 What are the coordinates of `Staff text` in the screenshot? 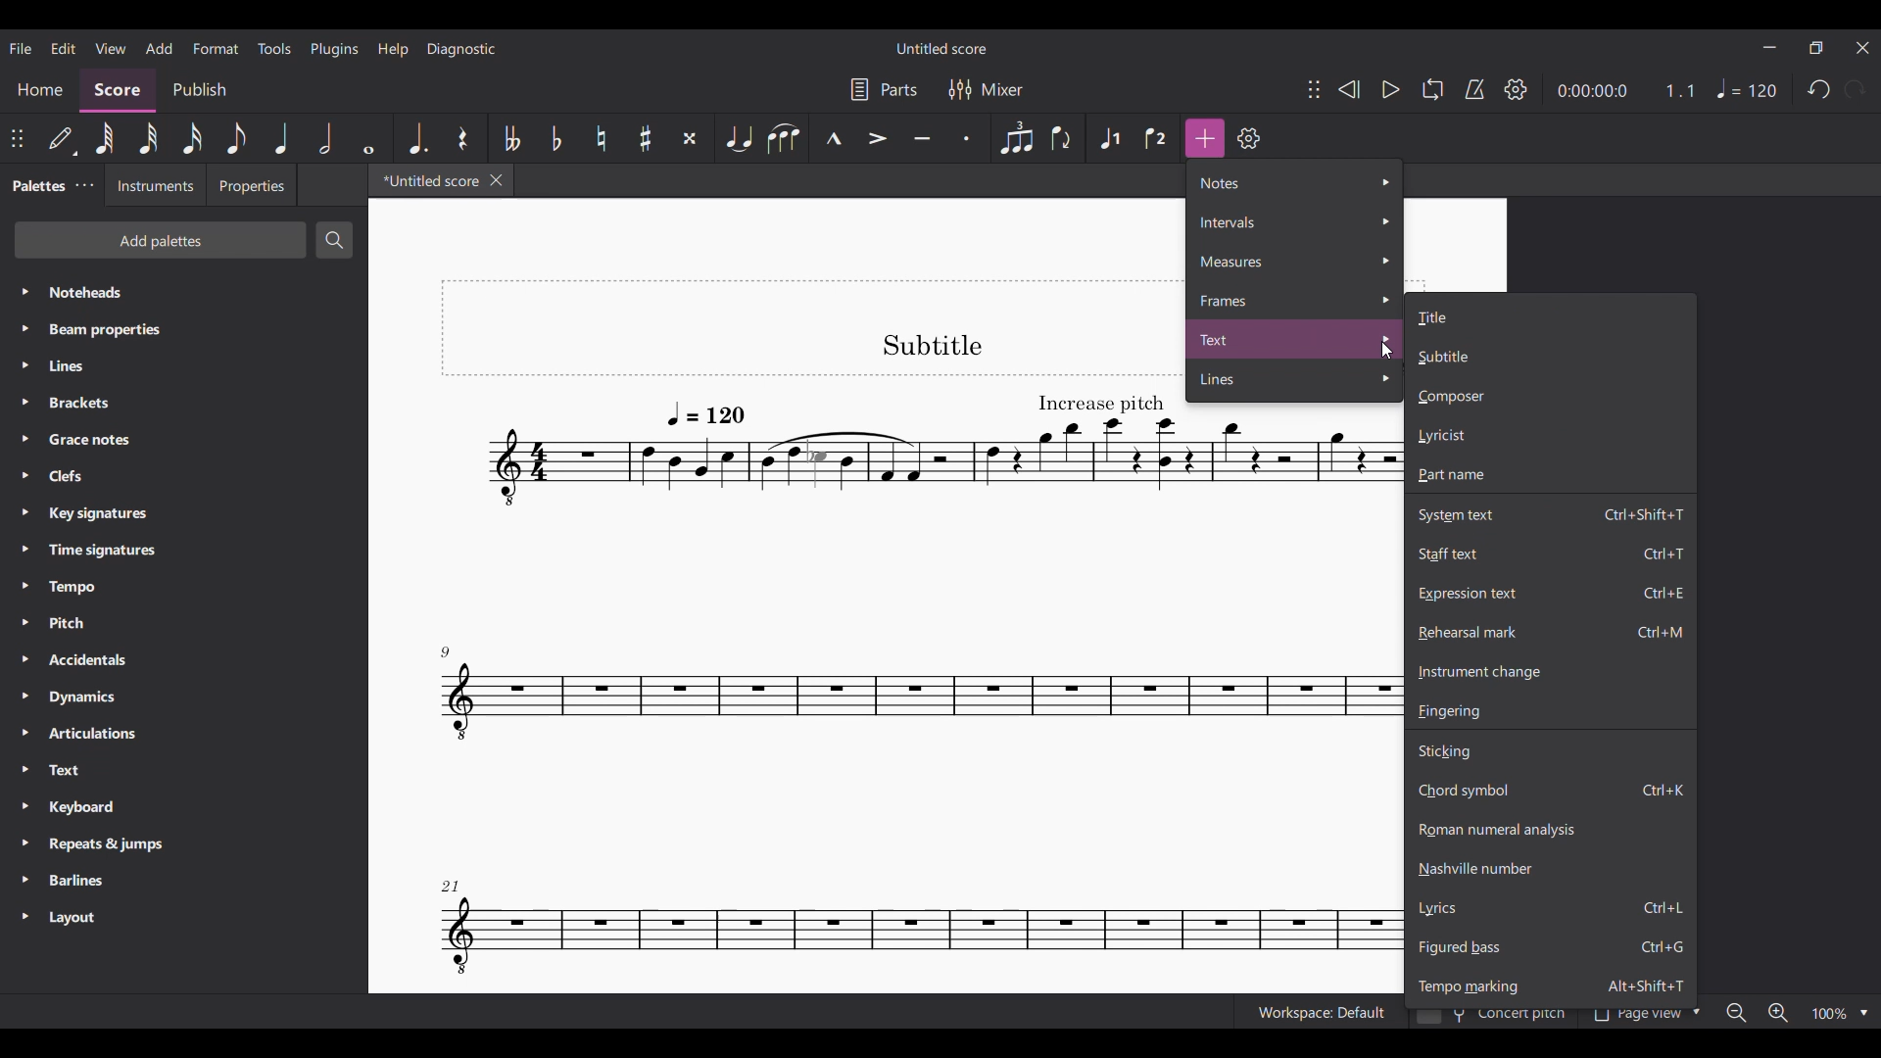 It's located at (1551, 553).